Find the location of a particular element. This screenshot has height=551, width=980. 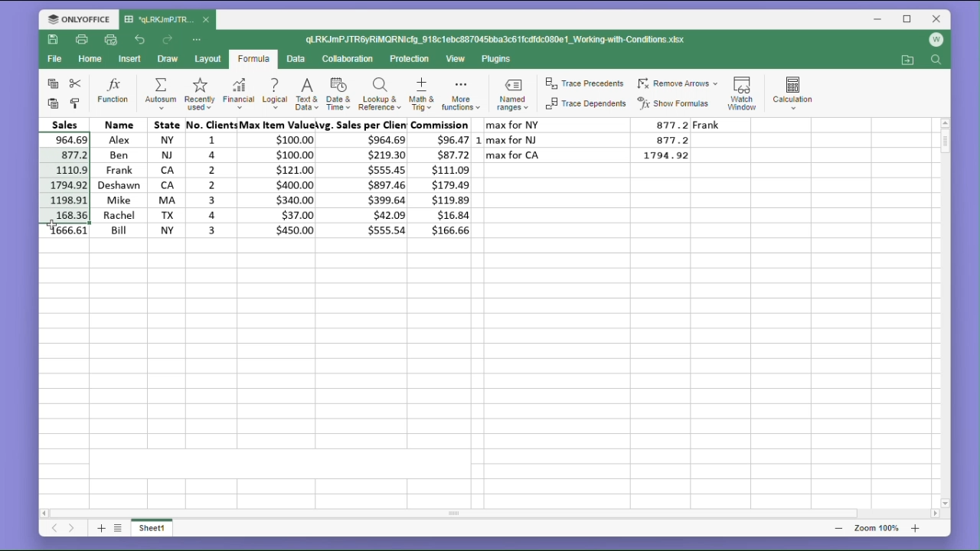

redo is located at coordinates (169, 40).